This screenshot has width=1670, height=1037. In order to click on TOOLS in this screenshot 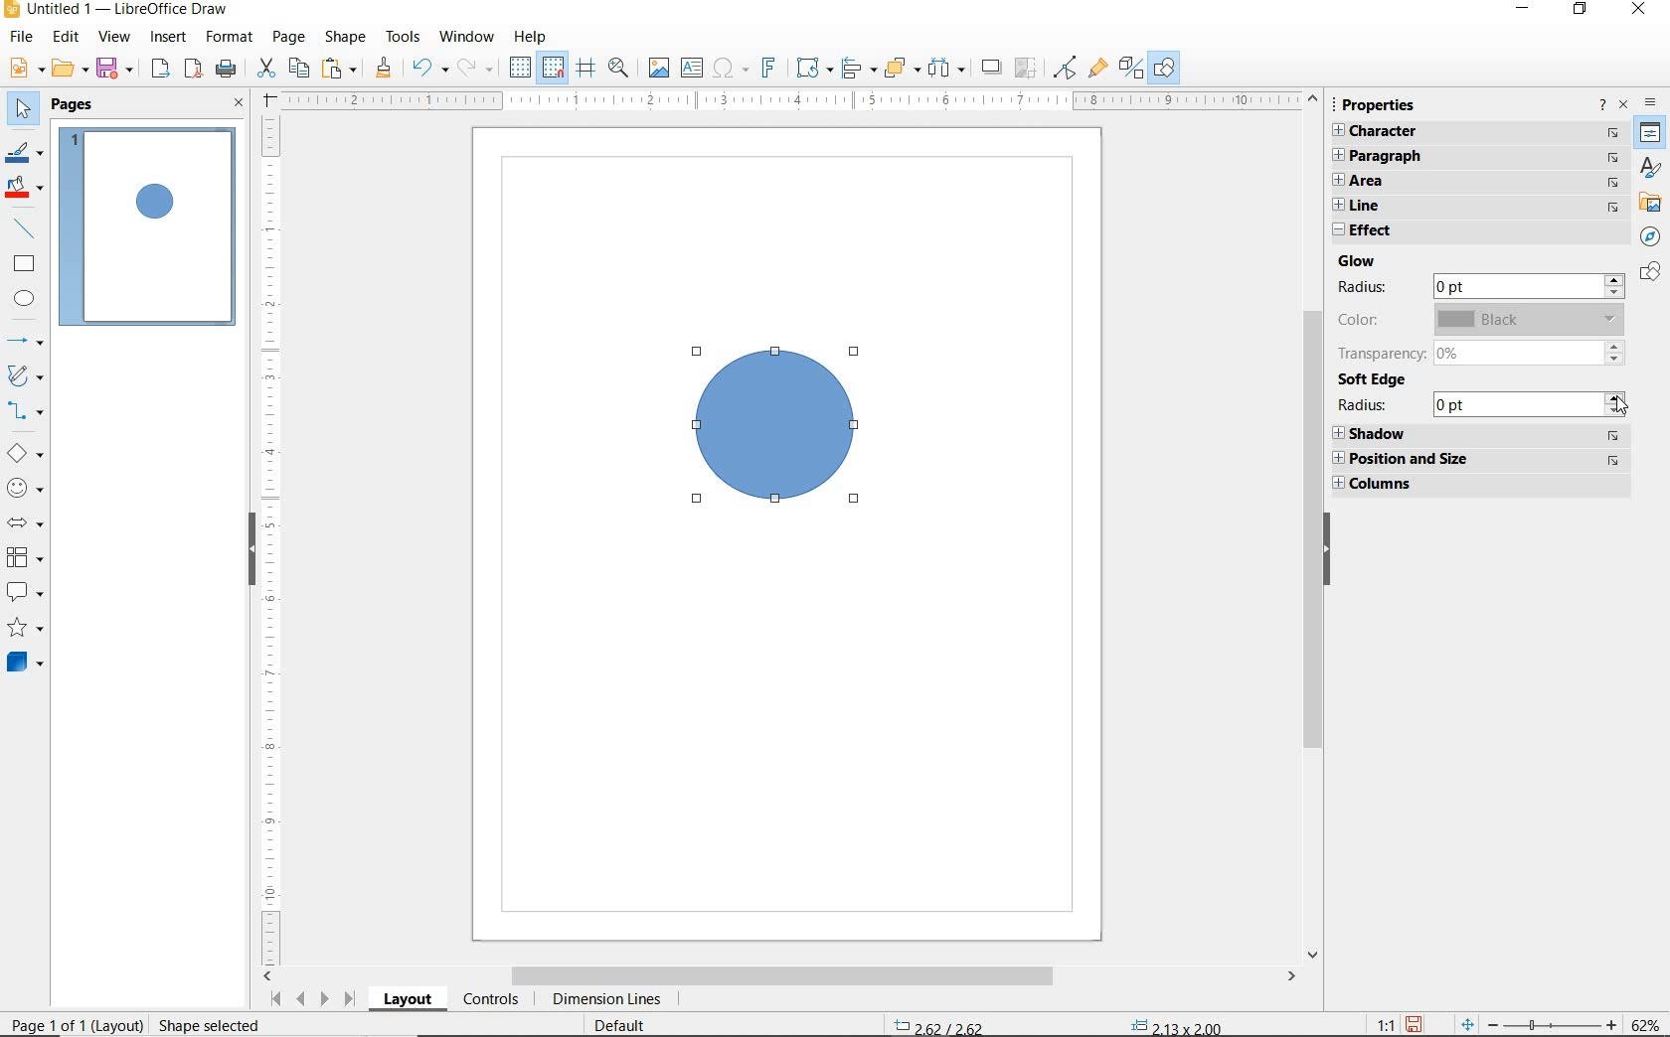, I will do `click(405, 38)`.